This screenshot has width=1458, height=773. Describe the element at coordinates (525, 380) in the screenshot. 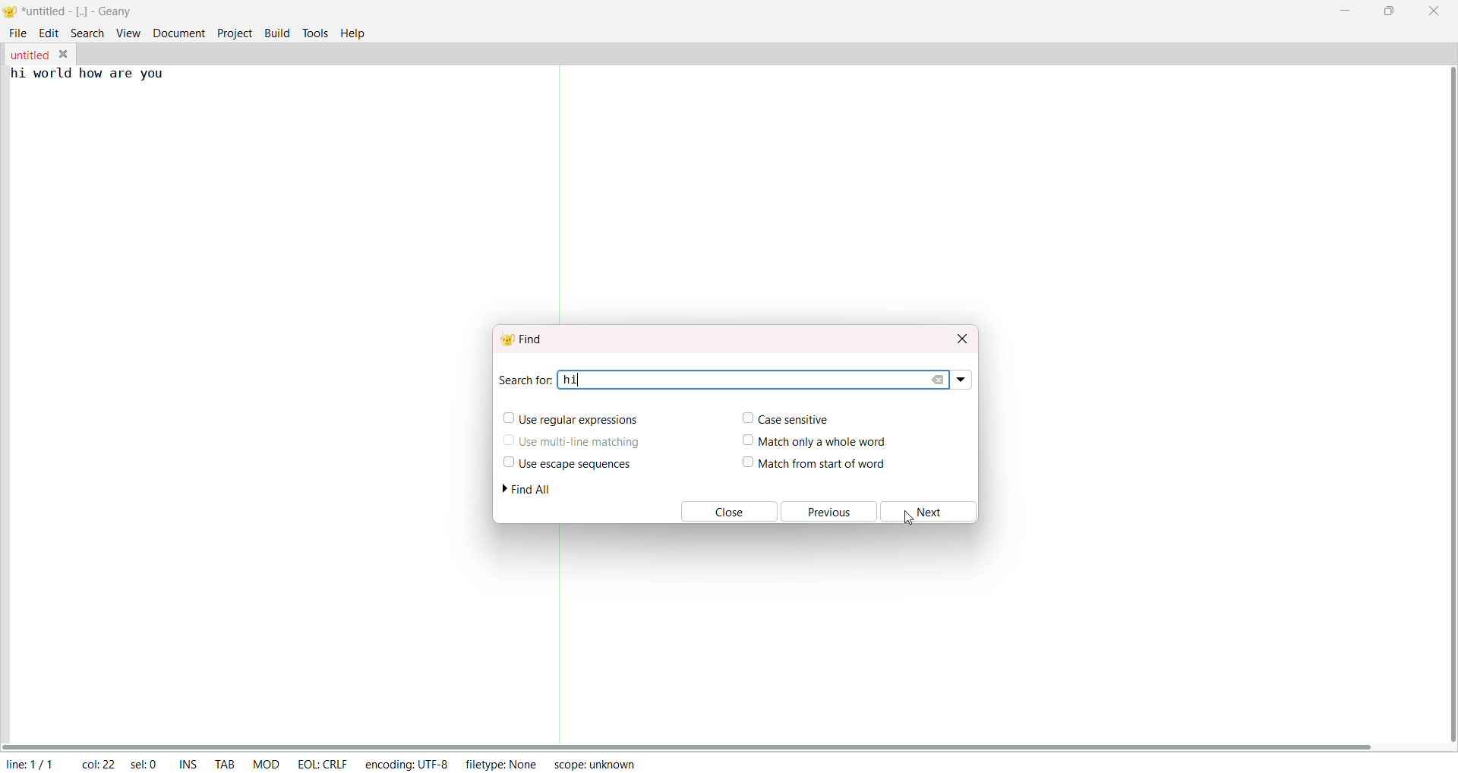

I see `search for` at that location.